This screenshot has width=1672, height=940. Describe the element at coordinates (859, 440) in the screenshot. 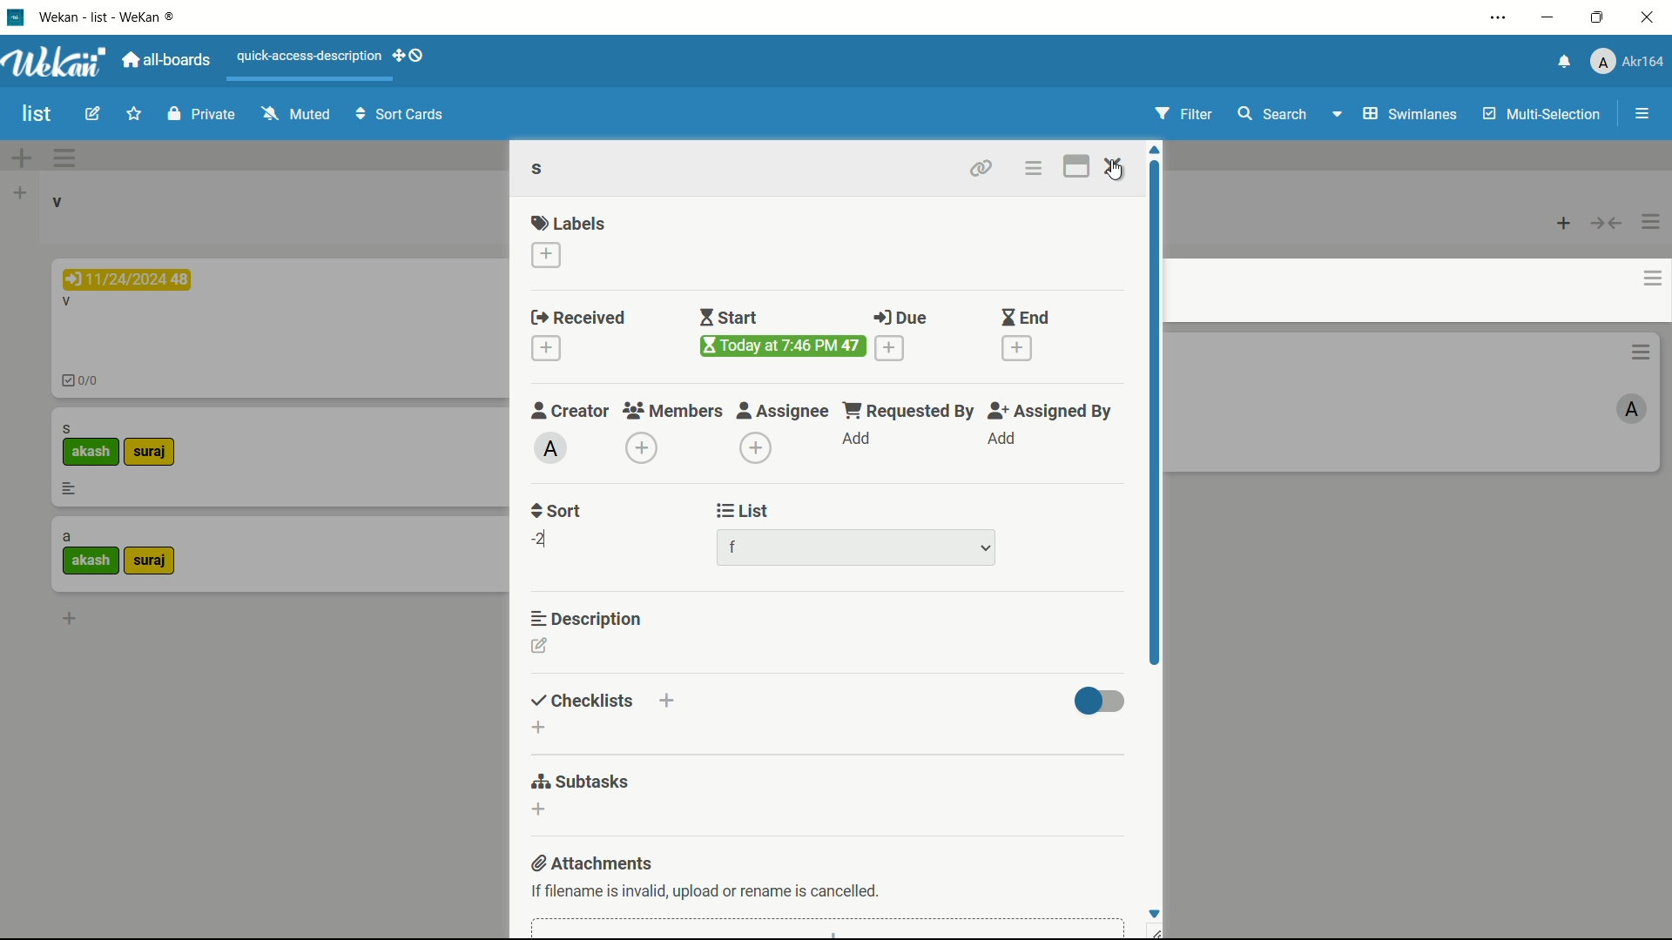

I see `add` at that location.